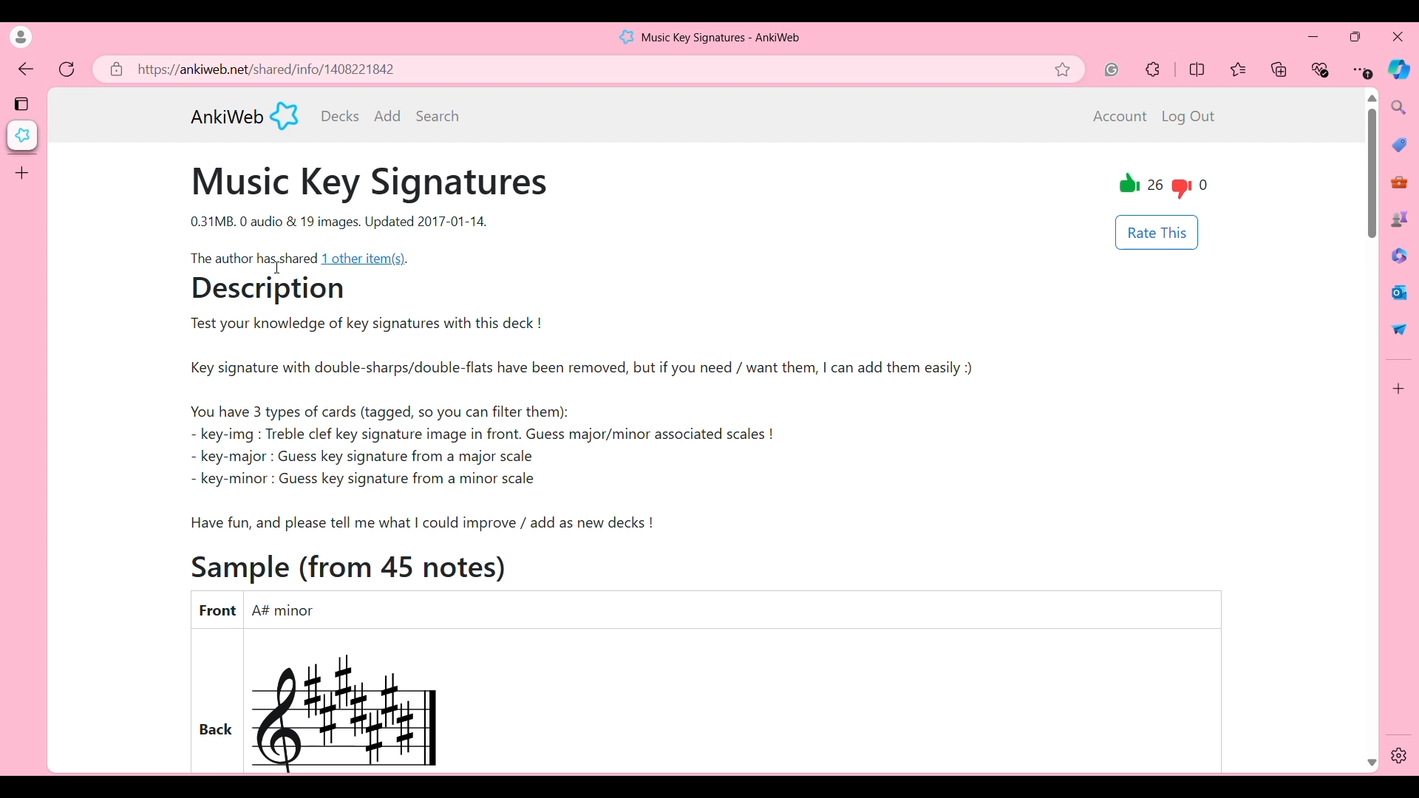 Image resolution: width=1419 pixels, height=798 pixels. I want to click on Browser essentials, so click(1321, 69).